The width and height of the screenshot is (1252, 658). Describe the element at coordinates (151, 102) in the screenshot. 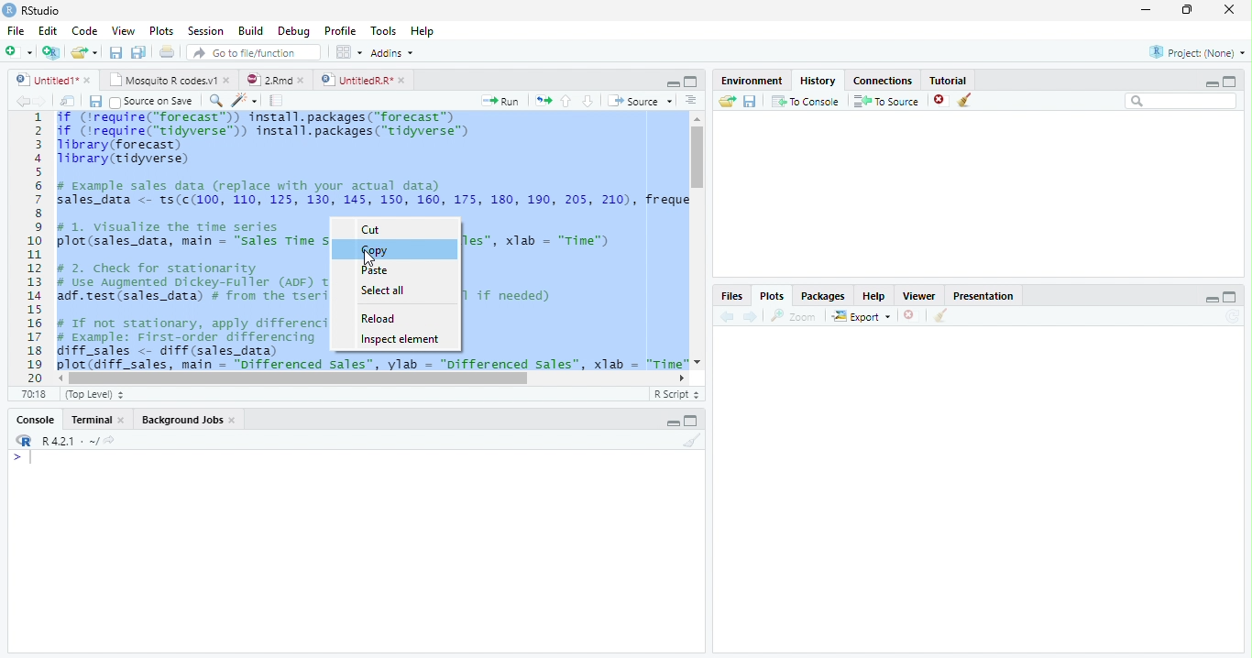

I see `Source on Save` at that location.